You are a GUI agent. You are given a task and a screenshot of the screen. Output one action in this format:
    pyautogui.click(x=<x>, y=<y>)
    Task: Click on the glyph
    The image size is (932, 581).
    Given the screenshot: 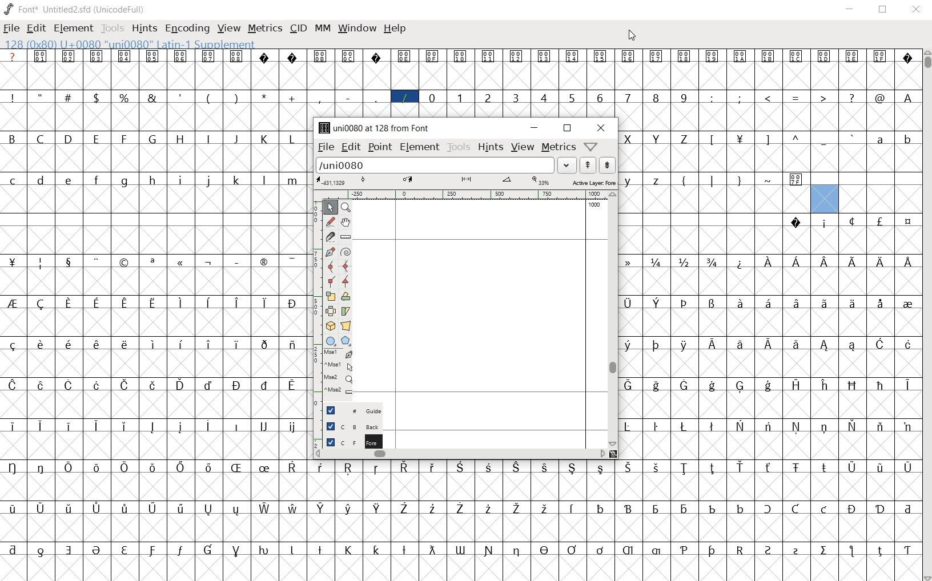 What is the action you would take?
    pyautogui.click(x=181, y=467)
    